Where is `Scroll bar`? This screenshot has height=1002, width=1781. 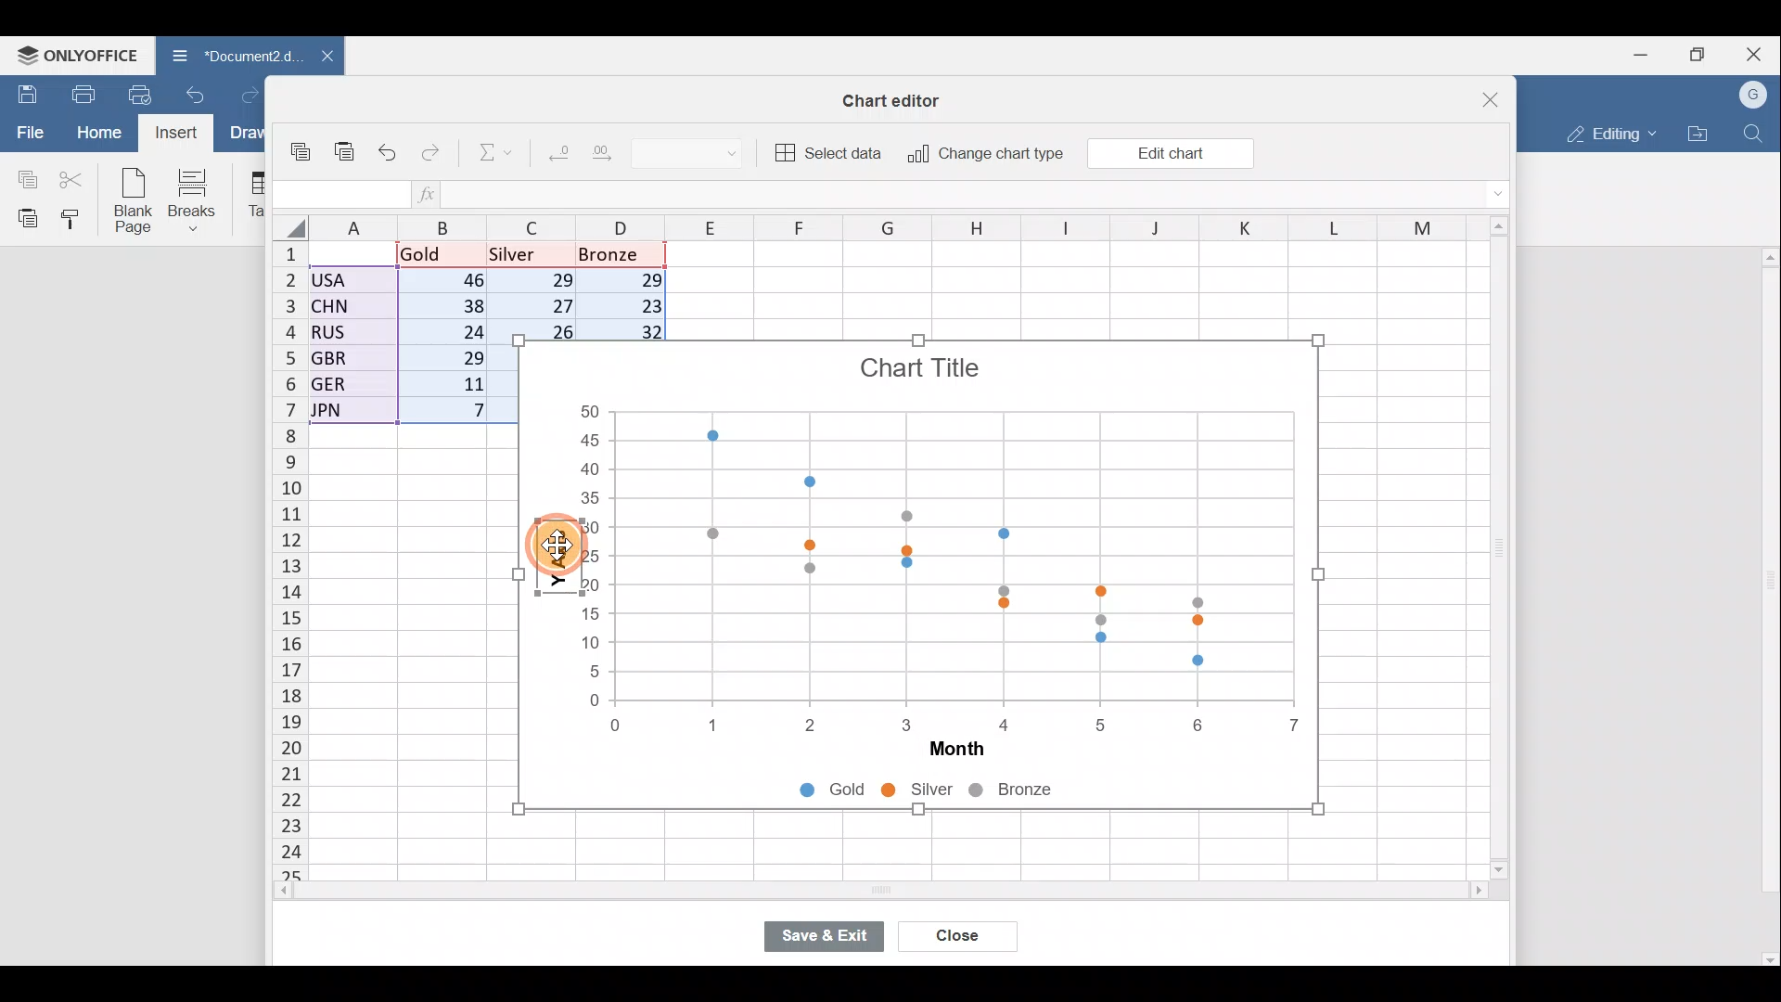
Scroll bar is located at coordinates (1766, 606).